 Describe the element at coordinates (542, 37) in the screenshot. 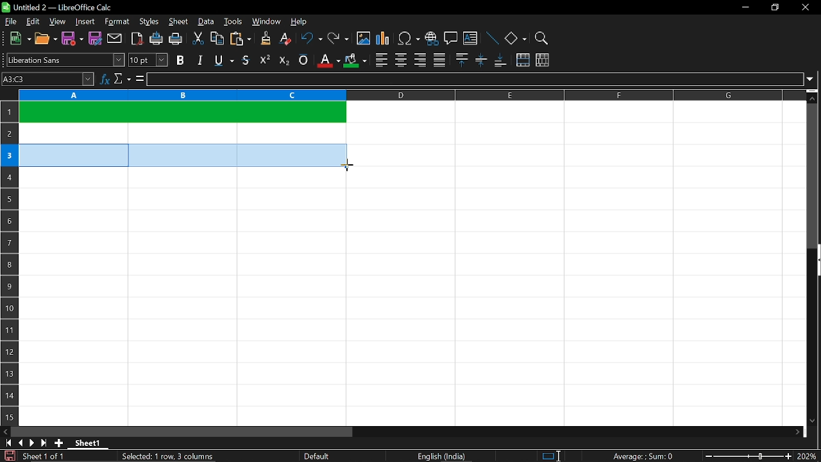

I see `zoom` at that location.